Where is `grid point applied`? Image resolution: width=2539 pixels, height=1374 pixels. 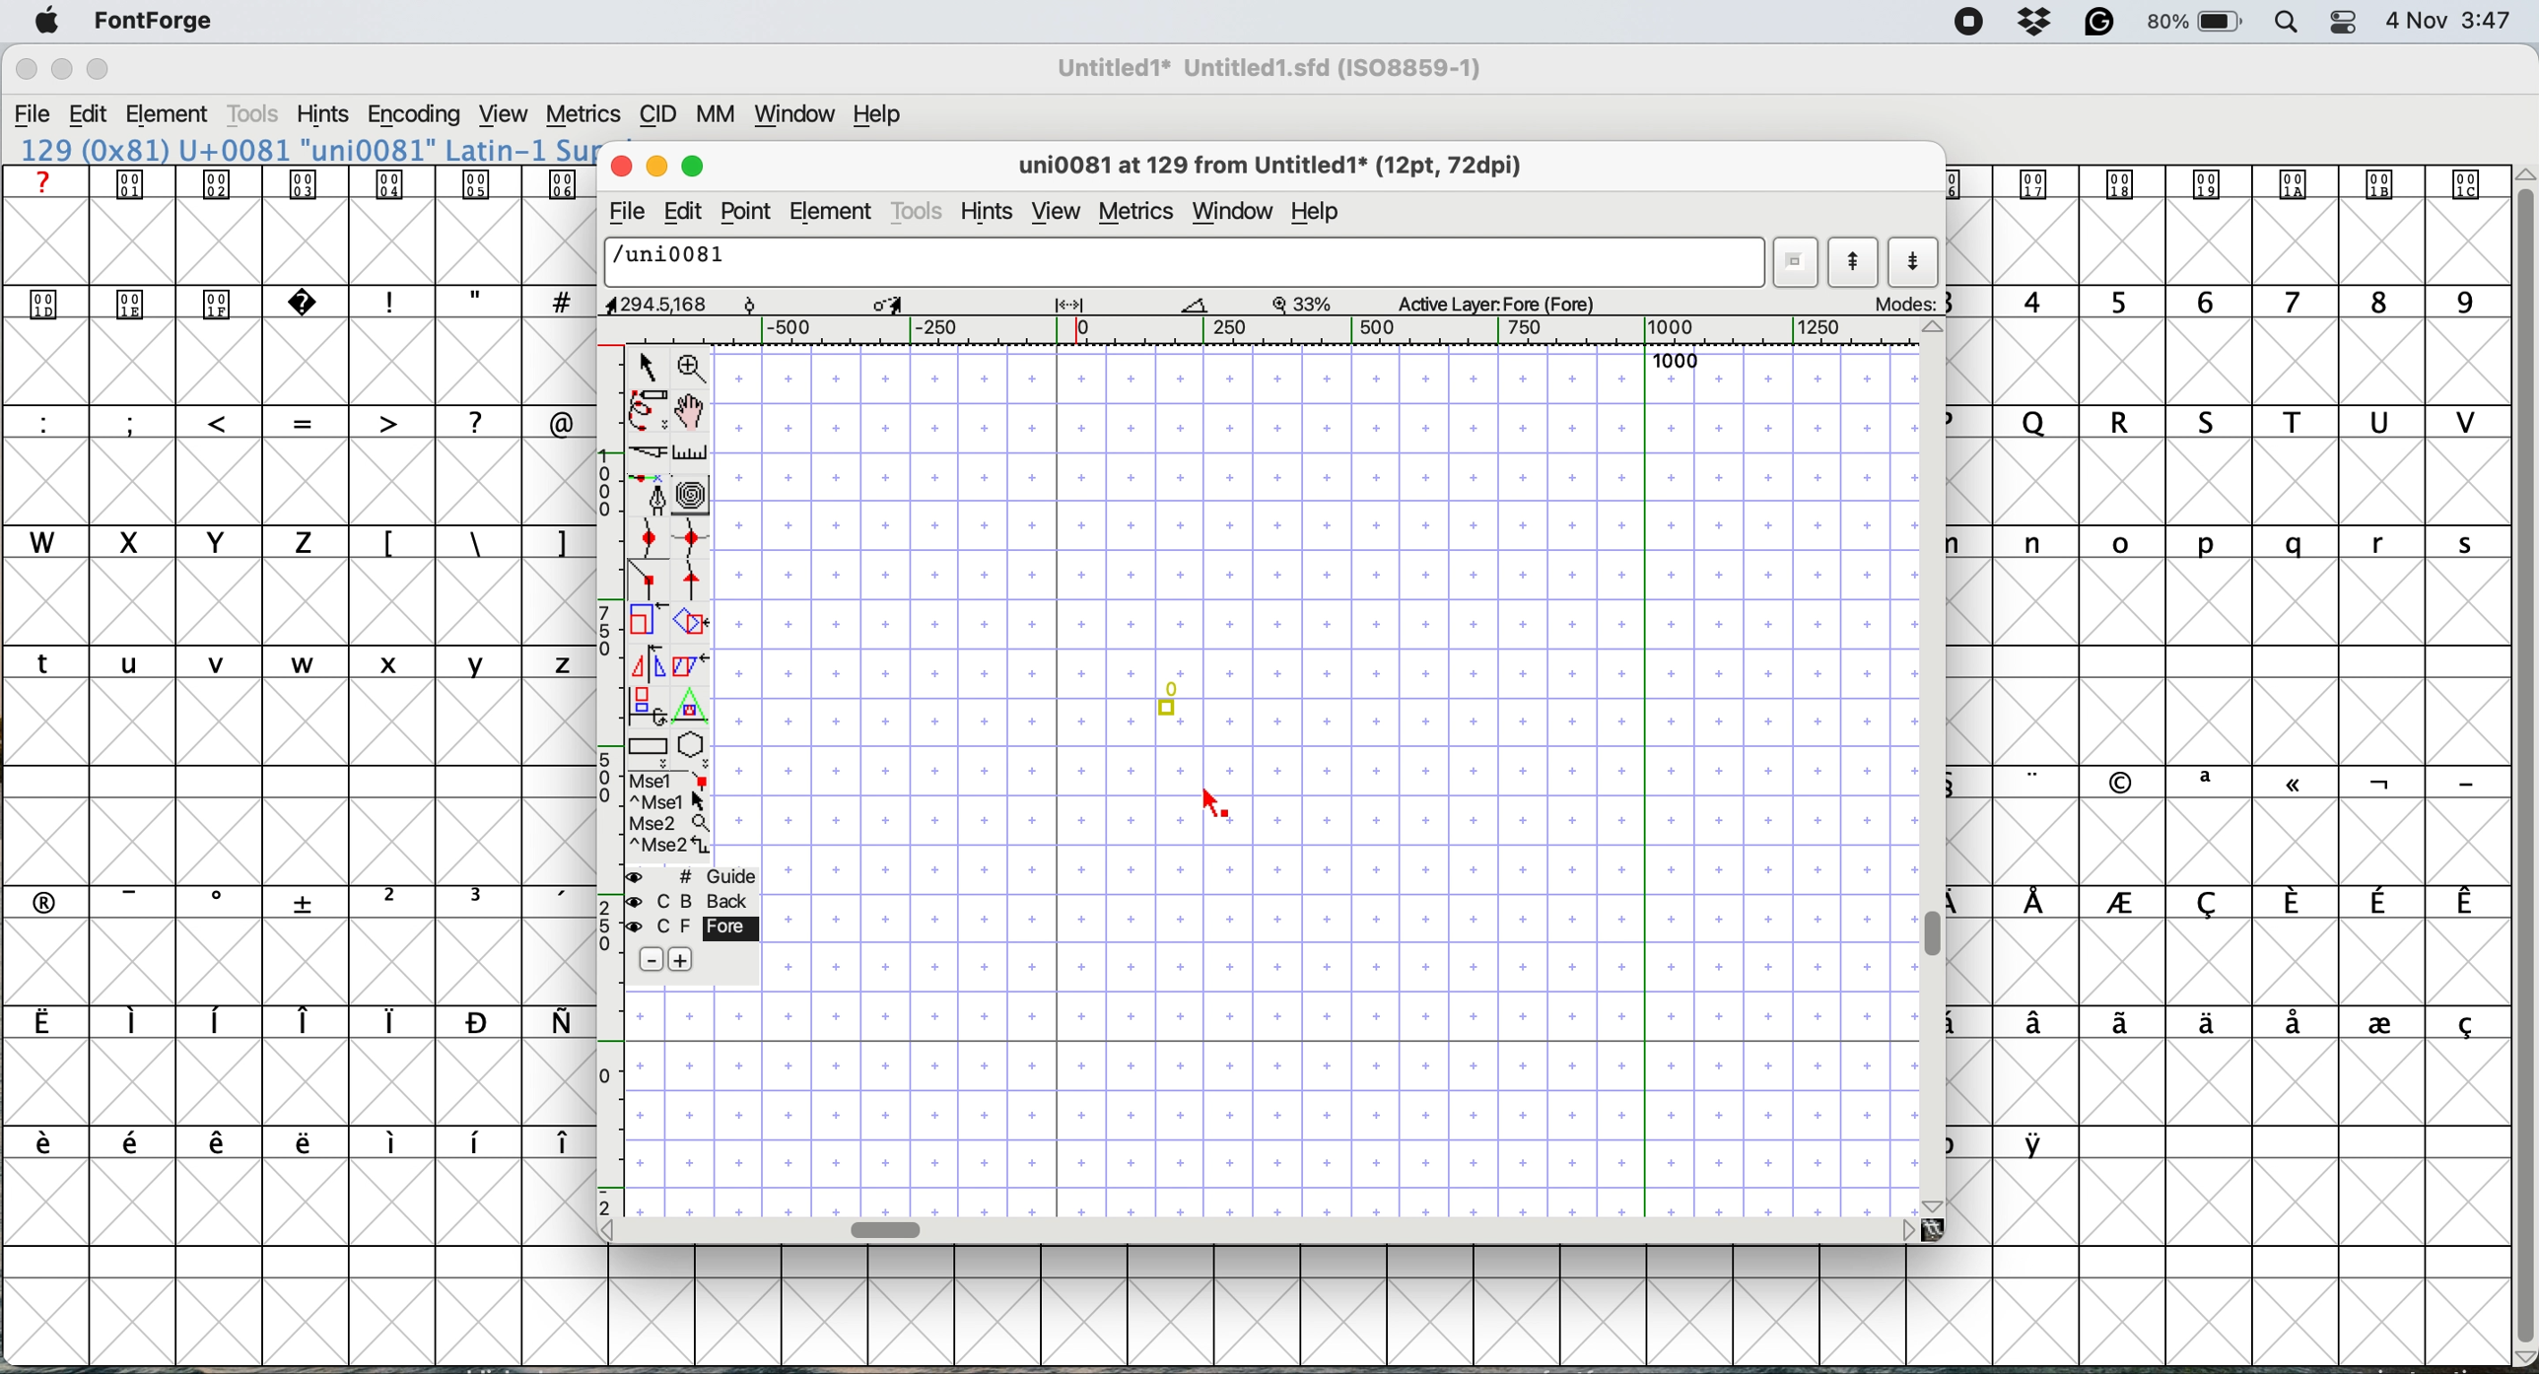 grid point applied is located at coordinates (1316, 777).